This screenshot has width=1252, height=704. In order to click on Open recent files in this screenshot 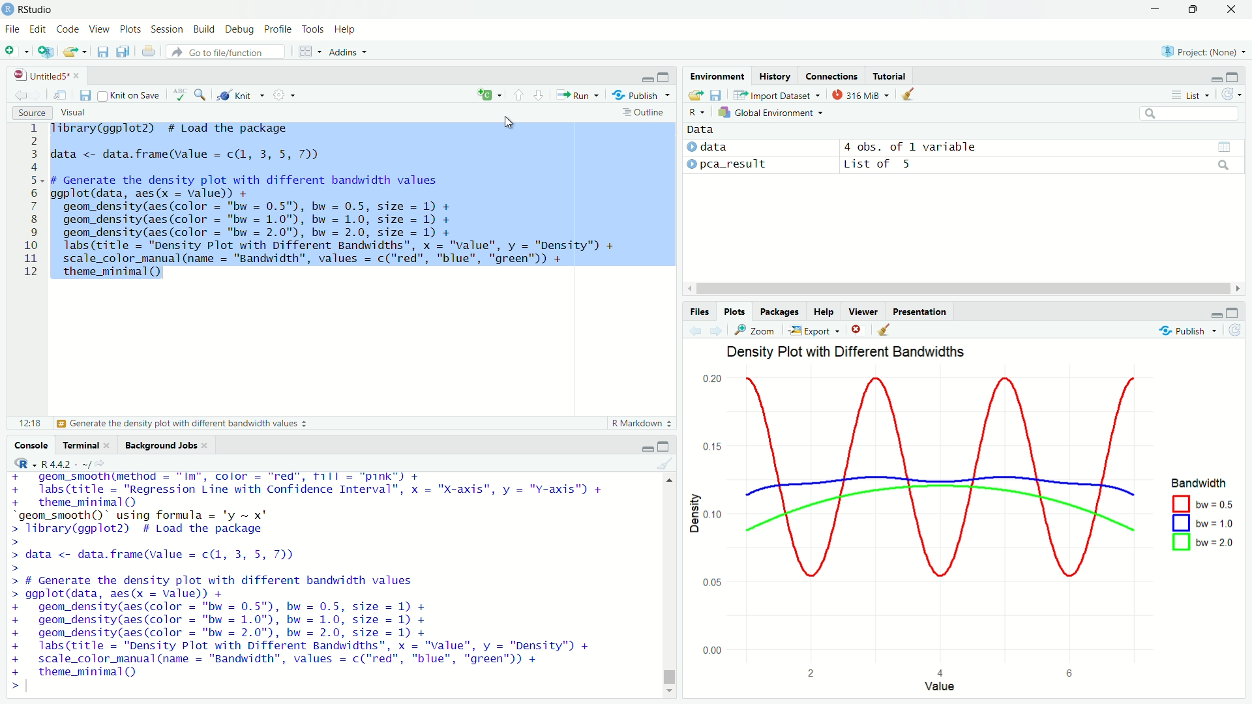, I will do `click(84, 51)`.